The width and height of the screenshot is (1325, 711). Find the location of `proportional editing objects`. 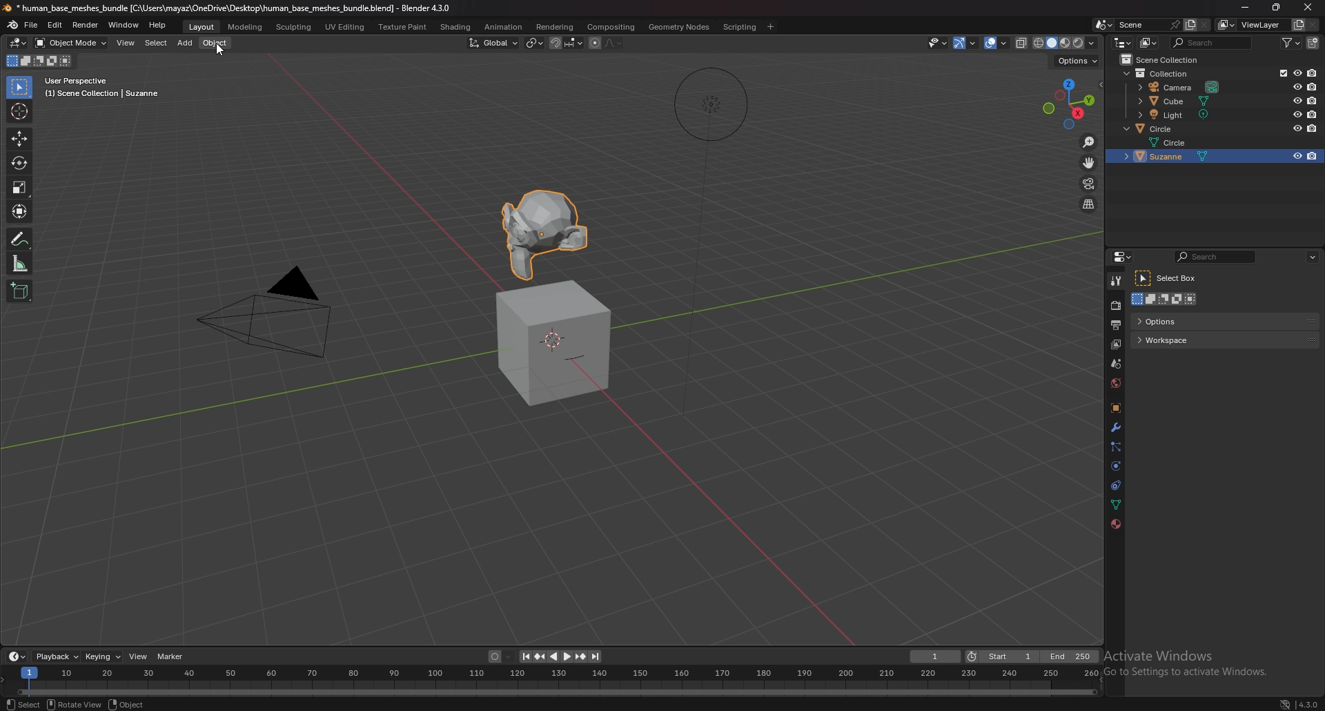

proportional editing objects is located at coordinates (594, 43).